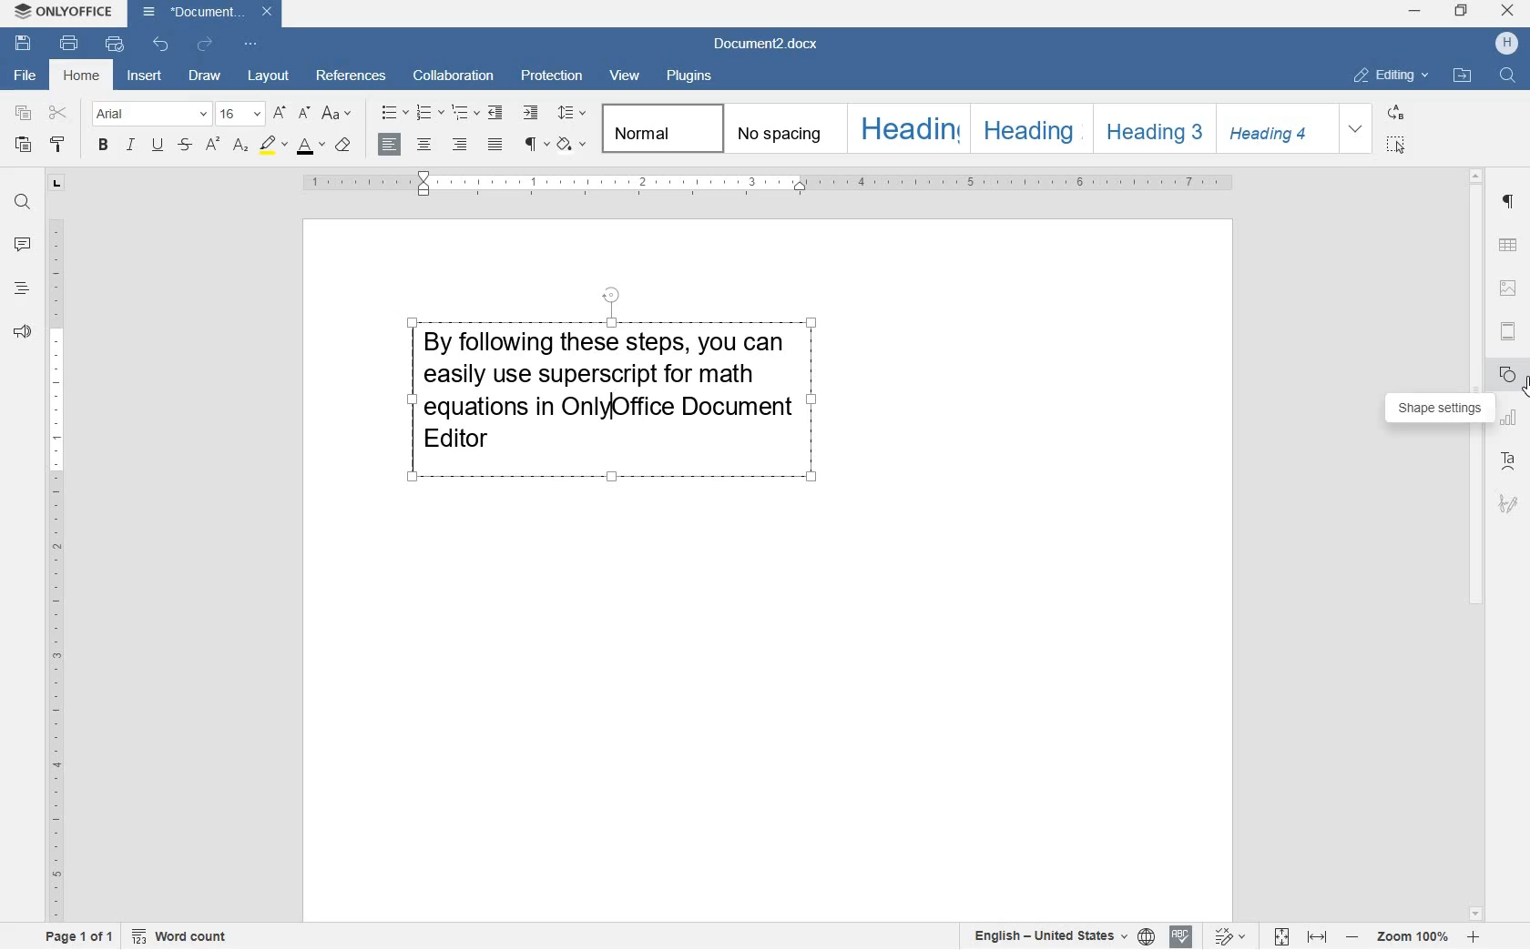 This screenshot has height=950, width=1530. Describe the element at coordinates (572, 144) in the screenshot. I see `shading` at that location.